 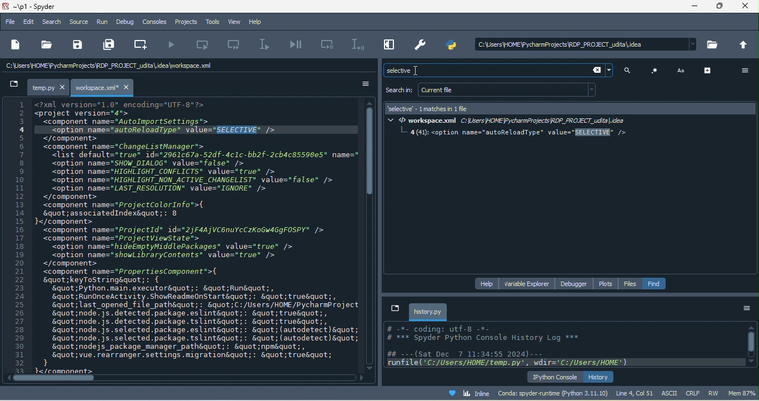 I want to click on option, so click(x=743, y=71).